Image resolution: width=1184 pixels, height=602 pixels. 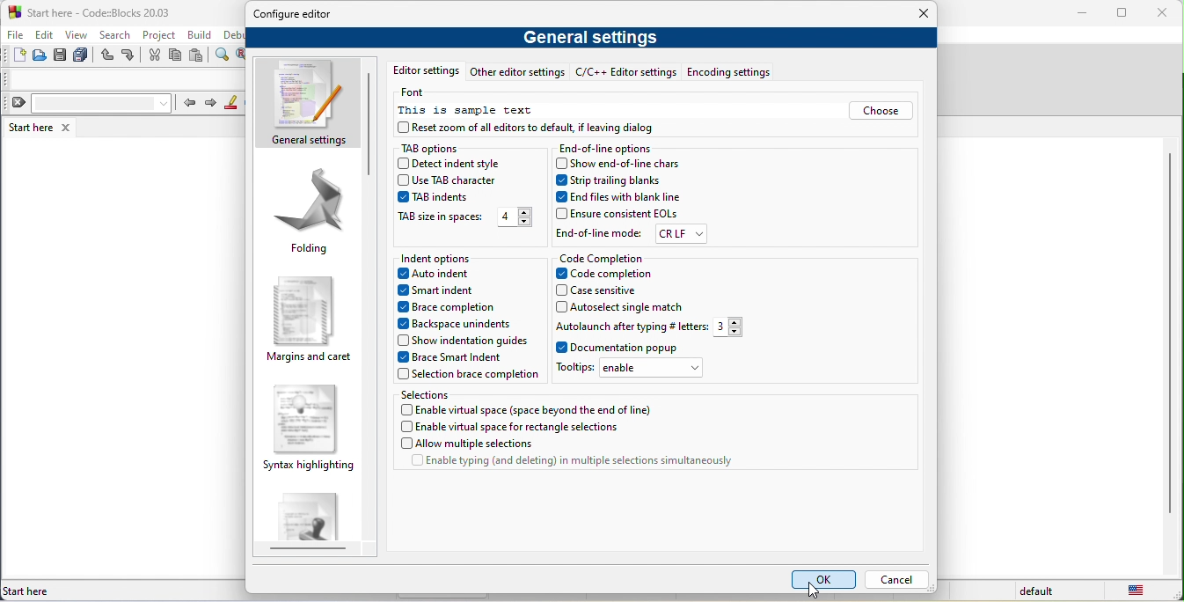 What do you see at coordinates (521, 73) in the screenshot?
I see `other editor settings` at bounding box center [521, 73].